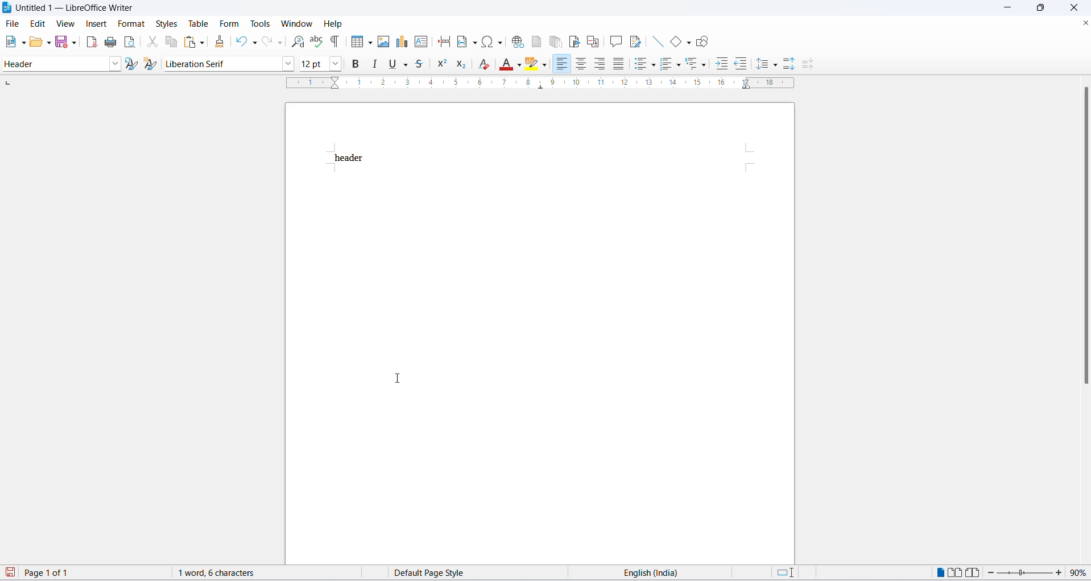 The height and width of the screenshot is (581, 1091). What do you see at coordinates (722, 65) in the screenshot?
I see `increase indent` at bounding box center [722, 65].